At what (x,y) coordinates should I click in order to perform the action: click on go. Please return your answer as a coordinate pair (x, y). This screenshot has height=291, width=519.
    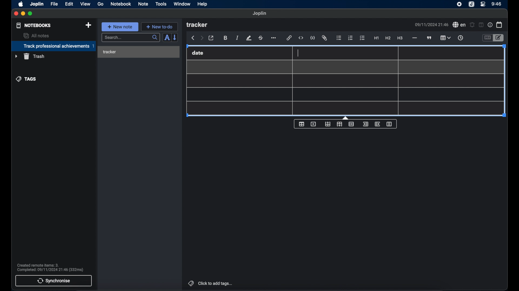
    Looking at the image, I should click on (101, 4).